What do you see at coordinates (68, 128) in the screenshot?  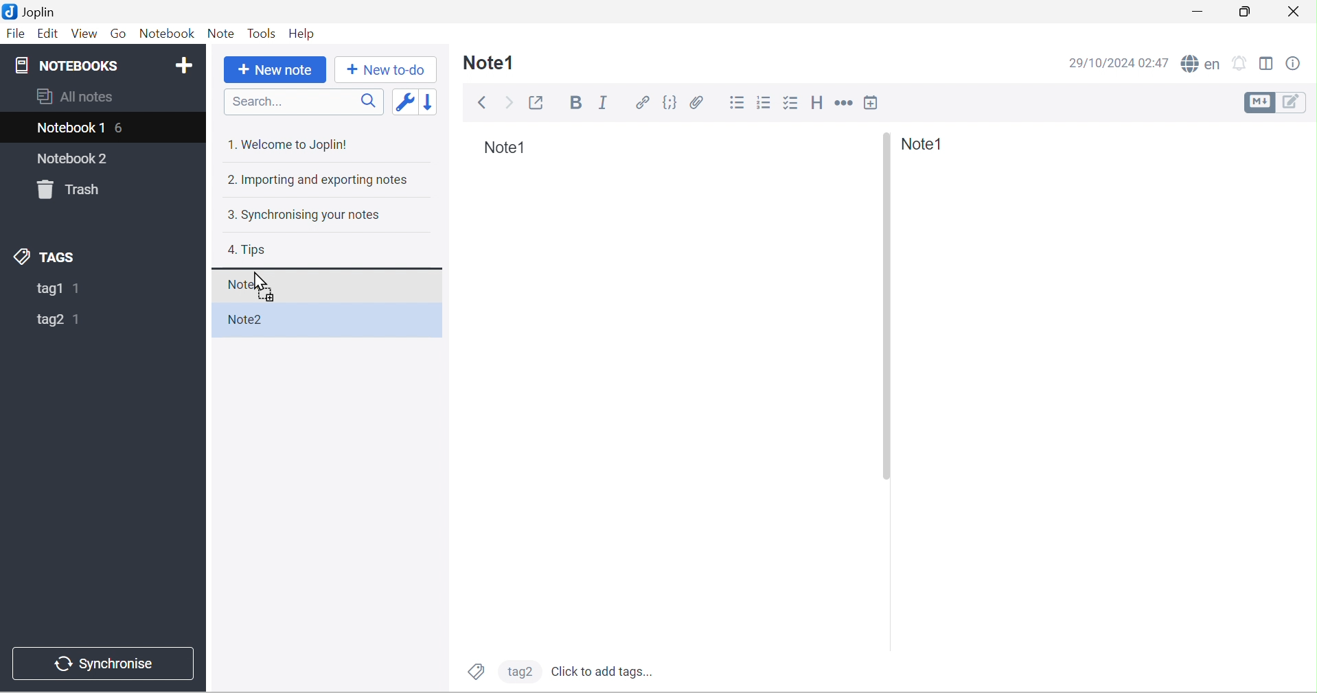 I see `Notebook1` at bounding box center [68, 128].